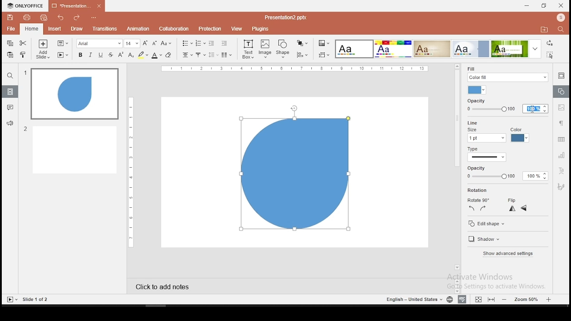 This screenshot has height=321, width=571. What do you see at coordinates (532, 110) in the screenshot?
I see `mouse pointer` at bounding box center [532, 110].